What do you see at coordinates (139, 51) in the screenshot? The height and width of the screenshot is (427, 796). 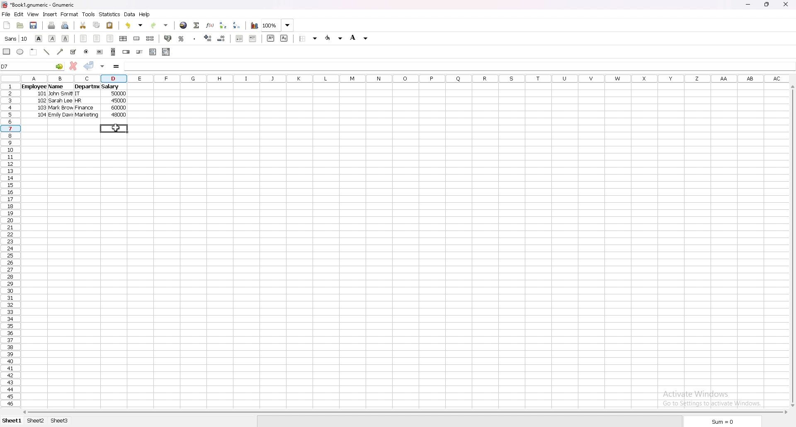 I see `slider` at bounding box center [139, 51].